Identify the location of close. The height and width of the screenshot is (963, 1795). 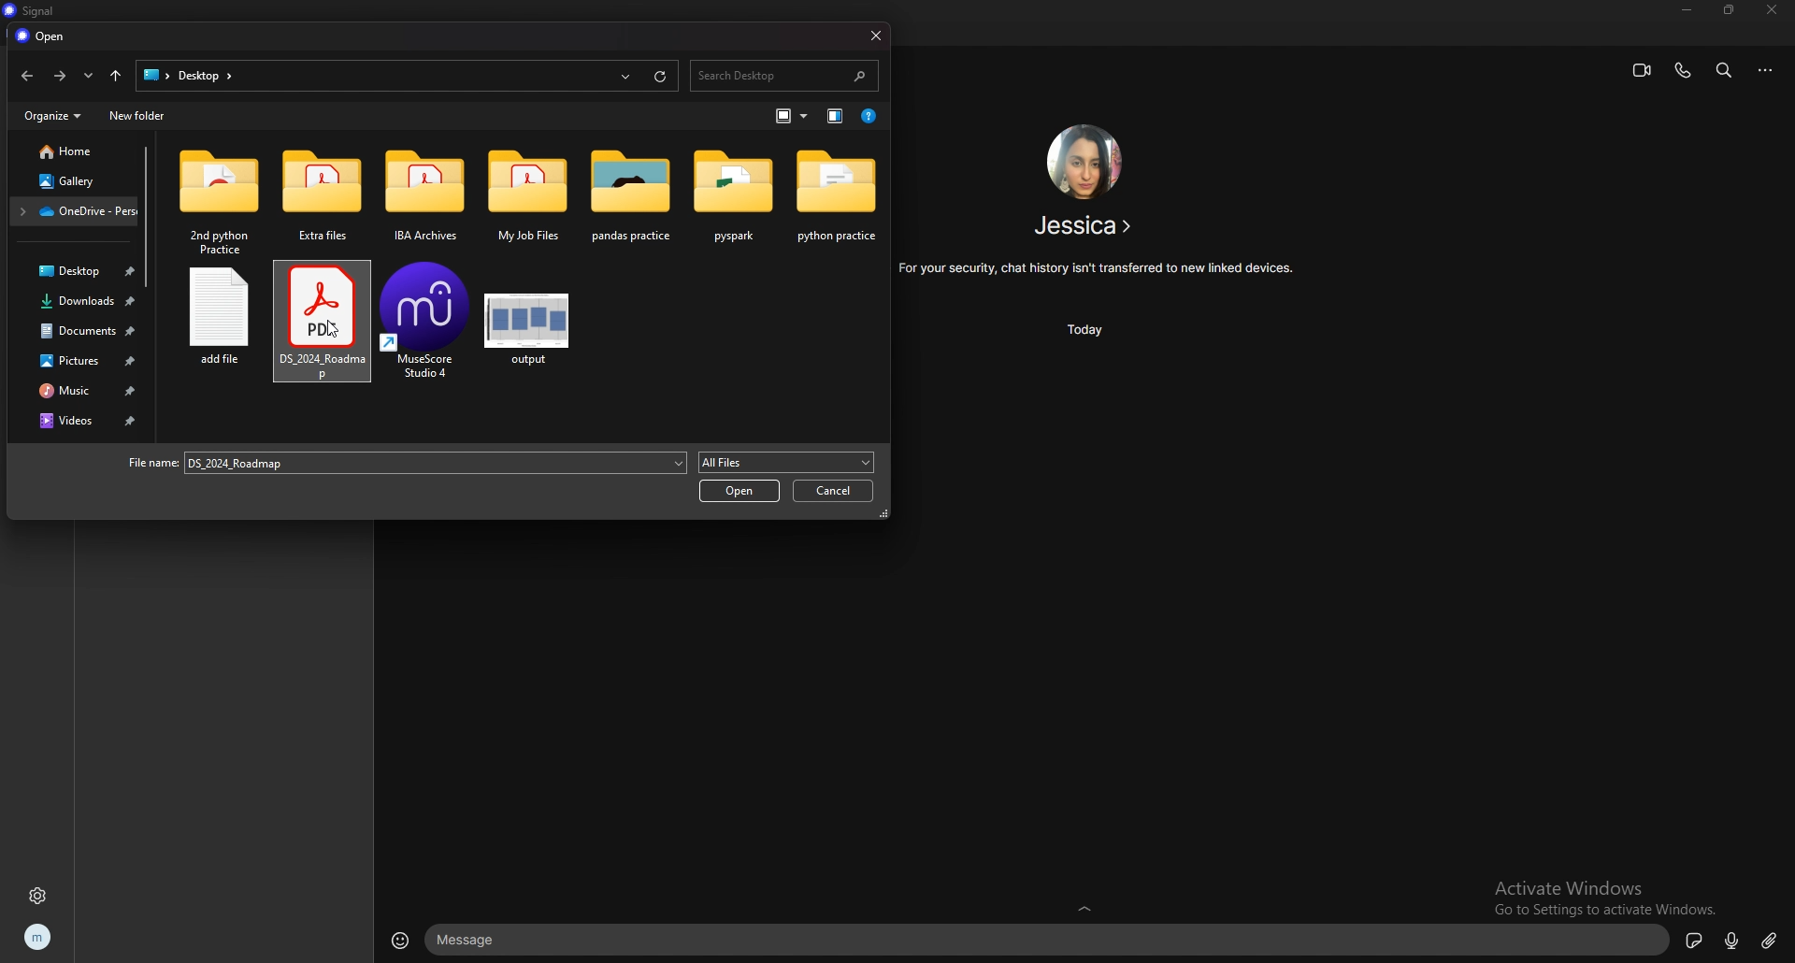
(874, 35).